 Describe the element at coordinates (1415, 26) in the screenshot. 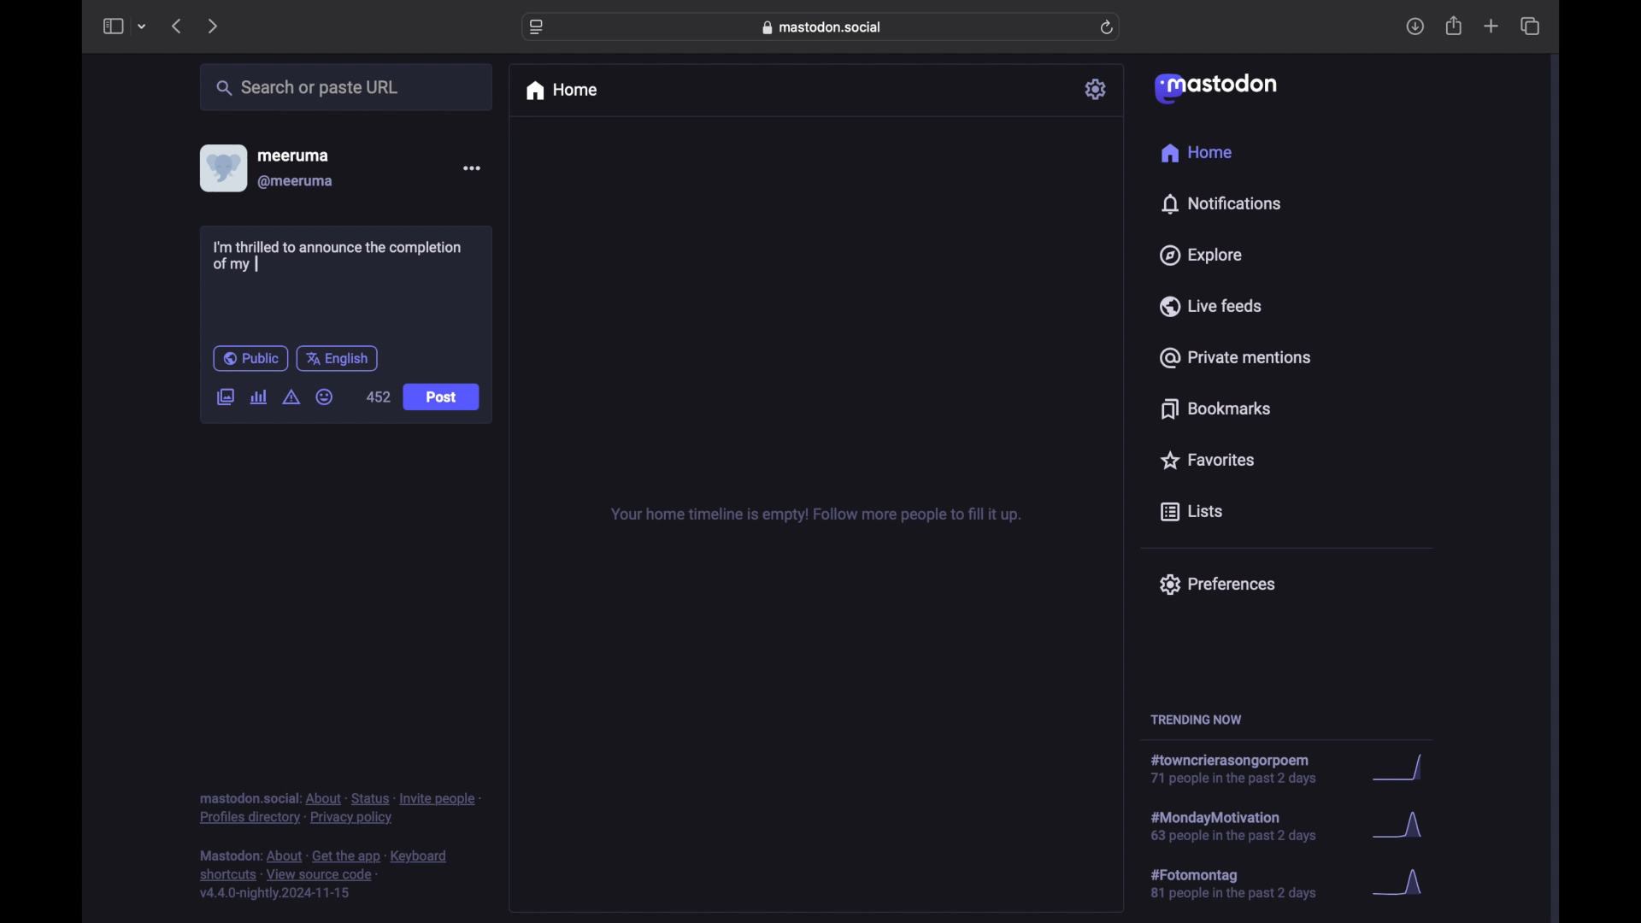

I see `downloads` at that location.